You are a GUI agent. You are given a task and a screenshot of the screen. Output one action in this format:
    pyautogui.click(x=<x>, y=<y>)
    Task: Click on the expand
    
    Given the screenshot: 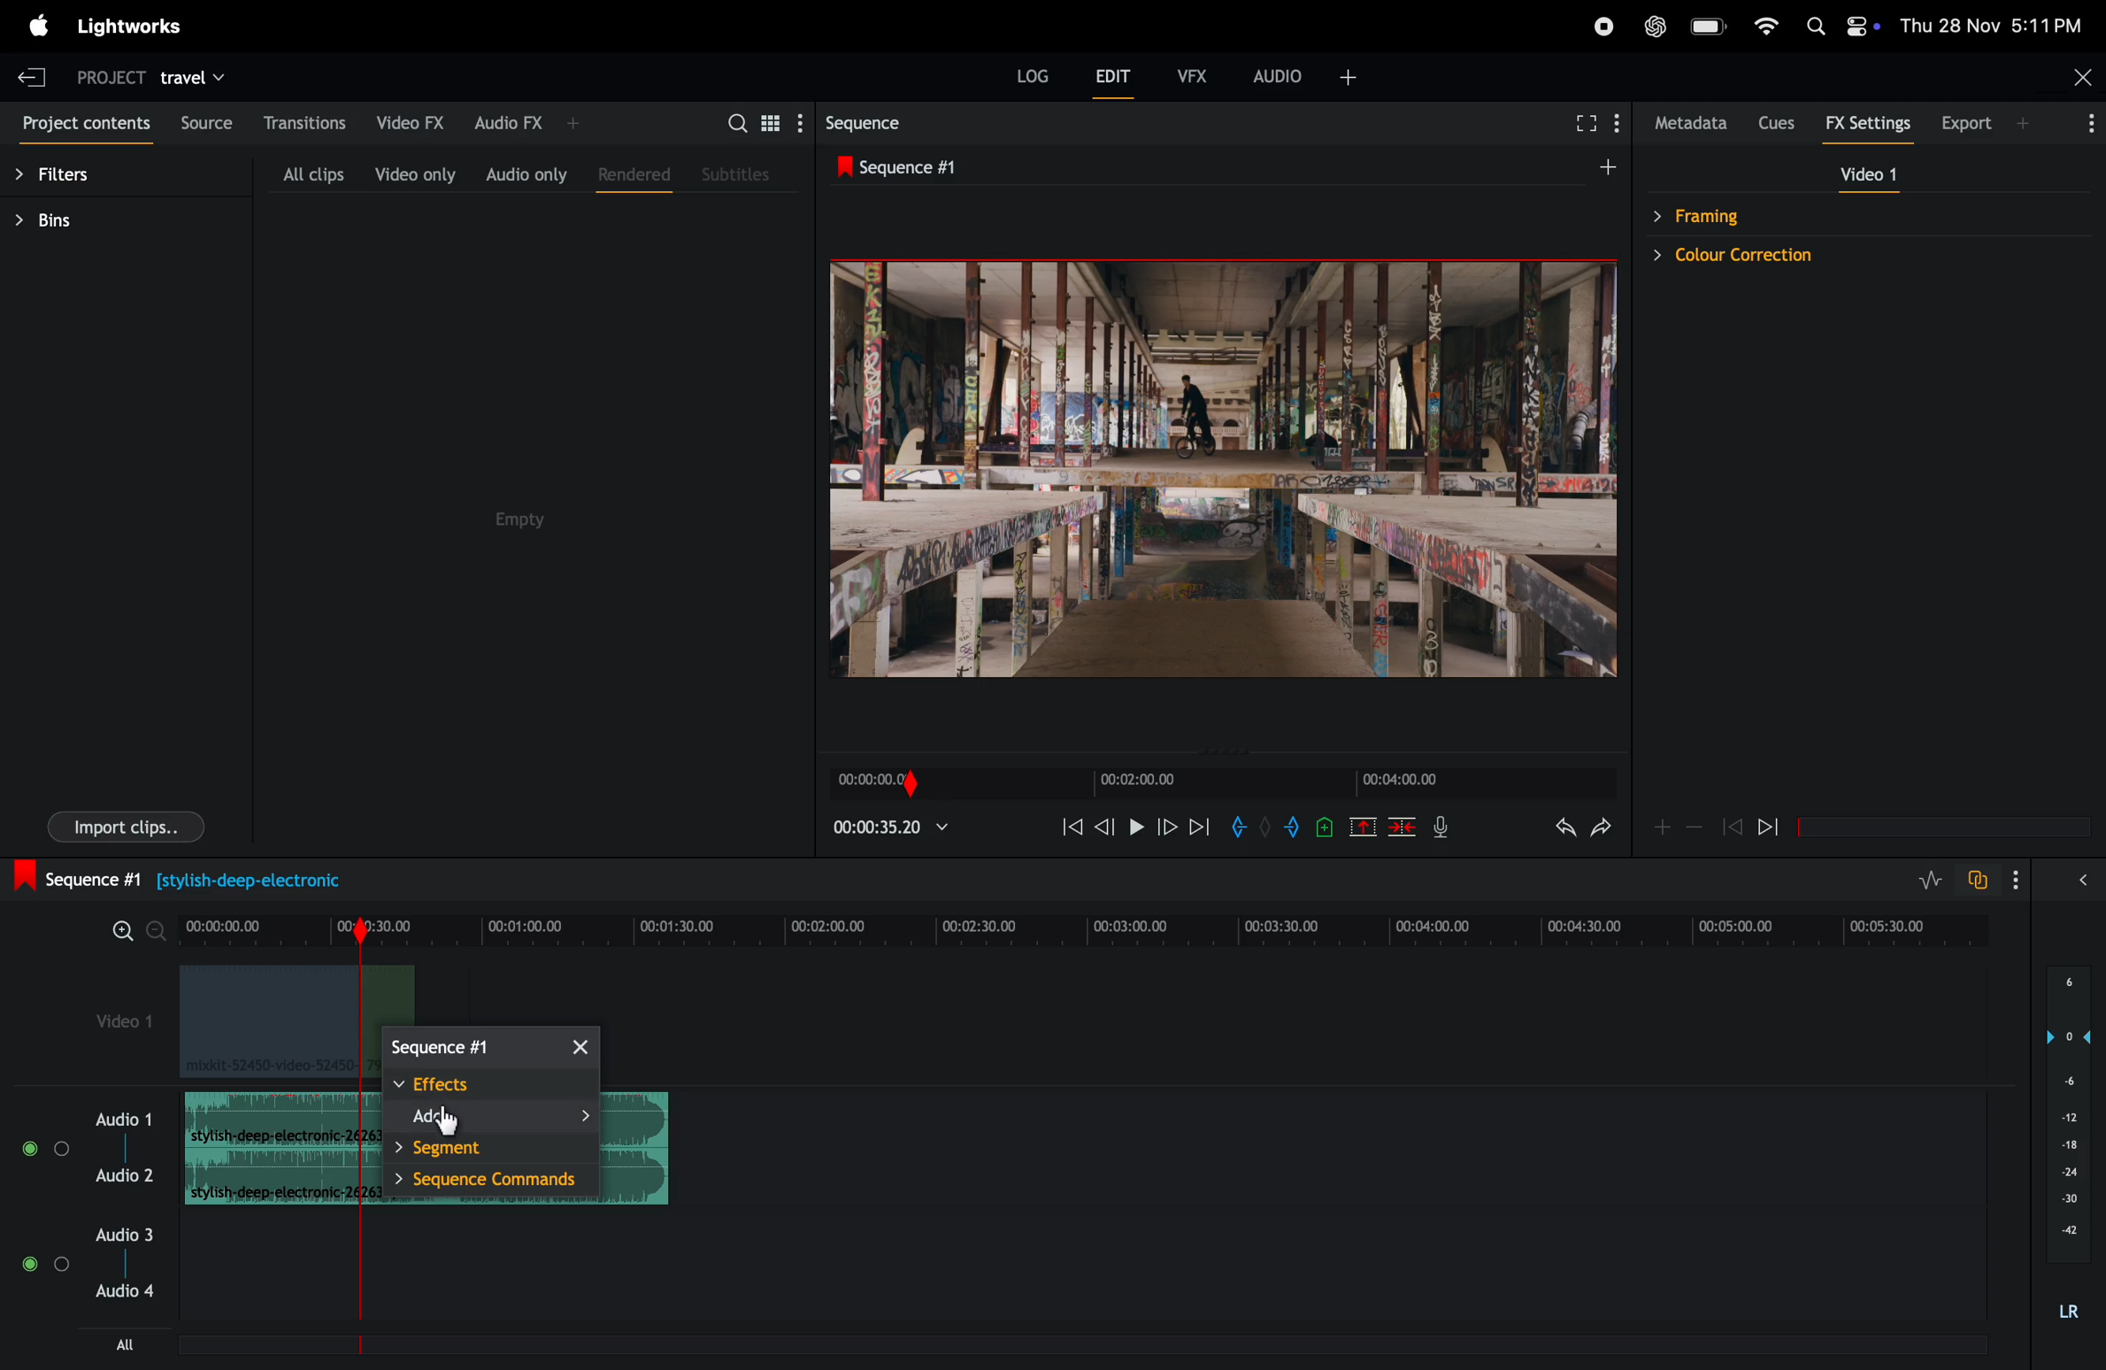 What is the action you would take?
    pyautogui.click(x=2078, y=883)
    